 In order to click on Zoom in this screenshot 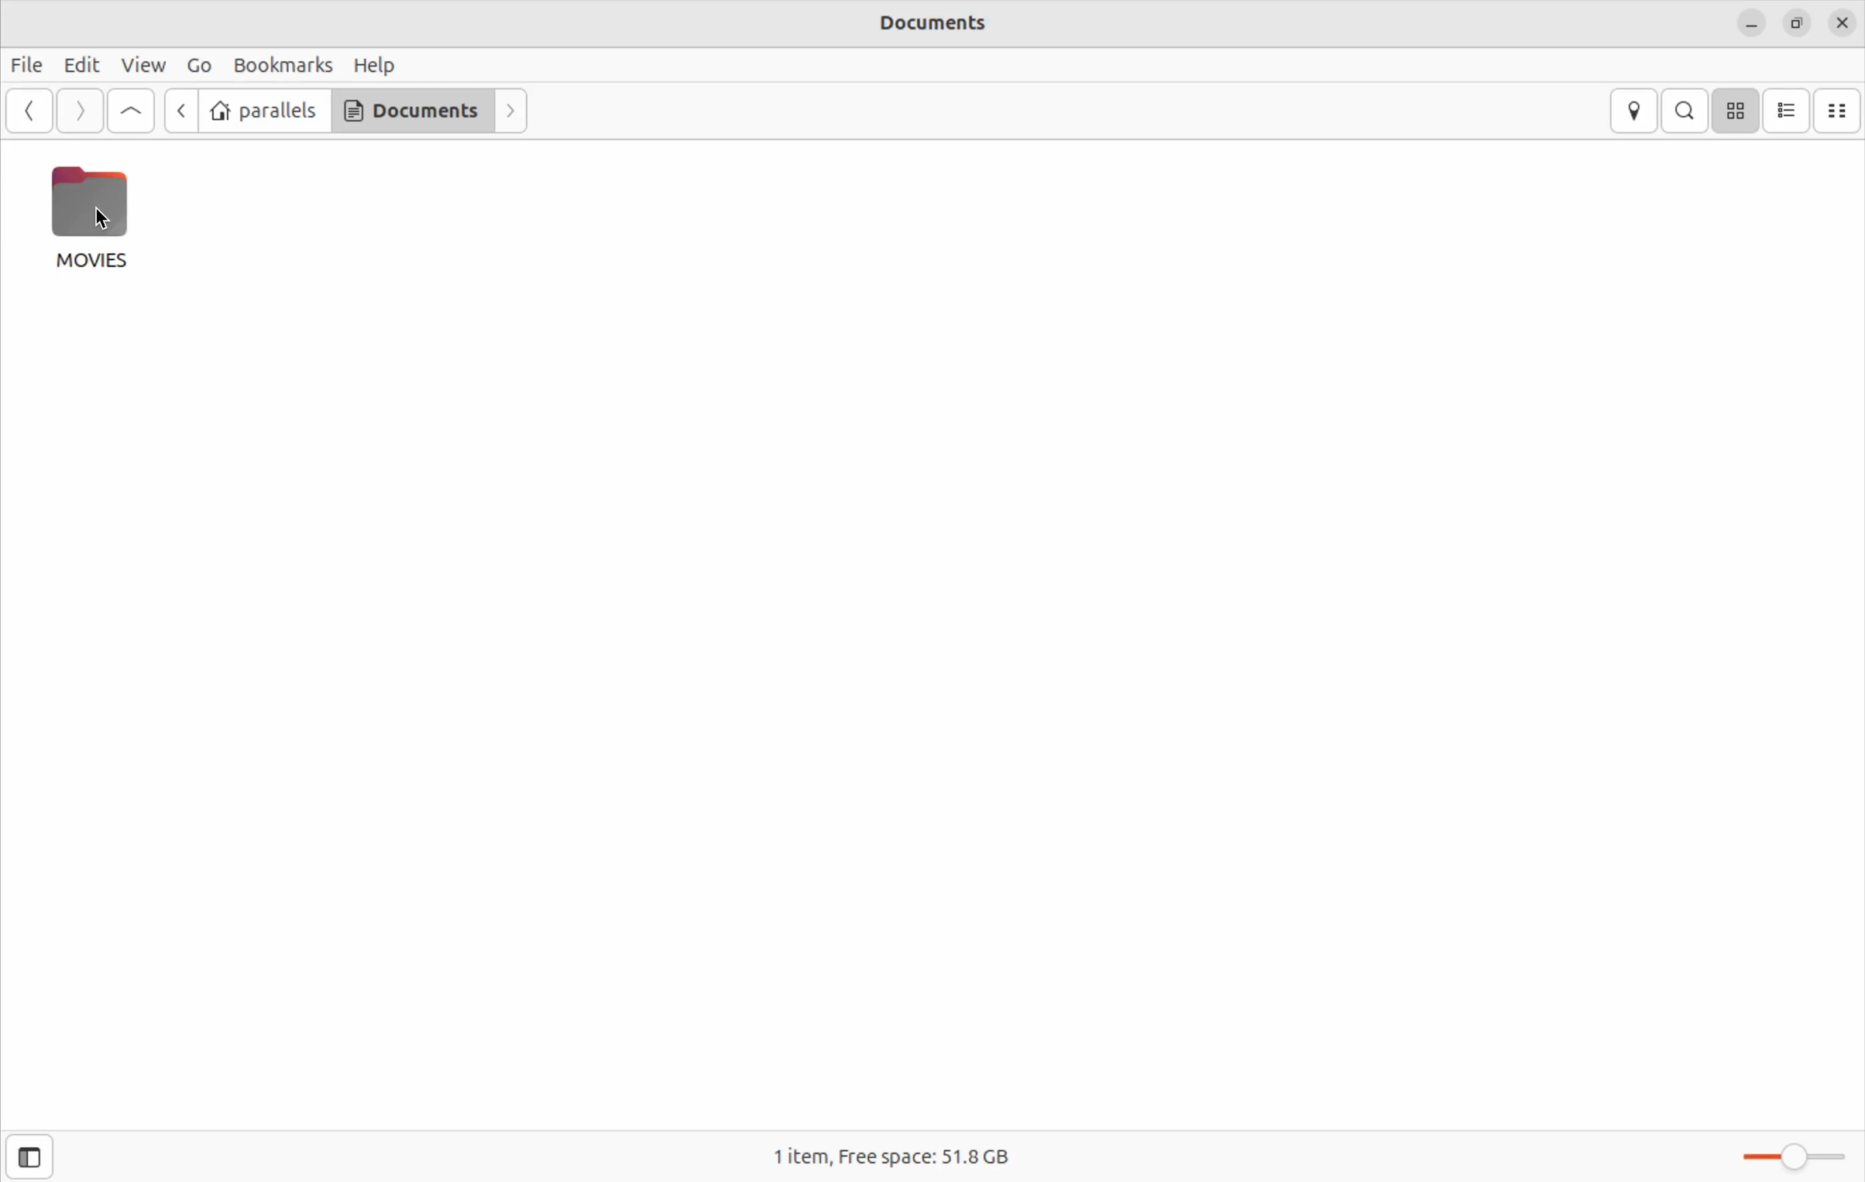, I will do `click(1789, 1157)`.